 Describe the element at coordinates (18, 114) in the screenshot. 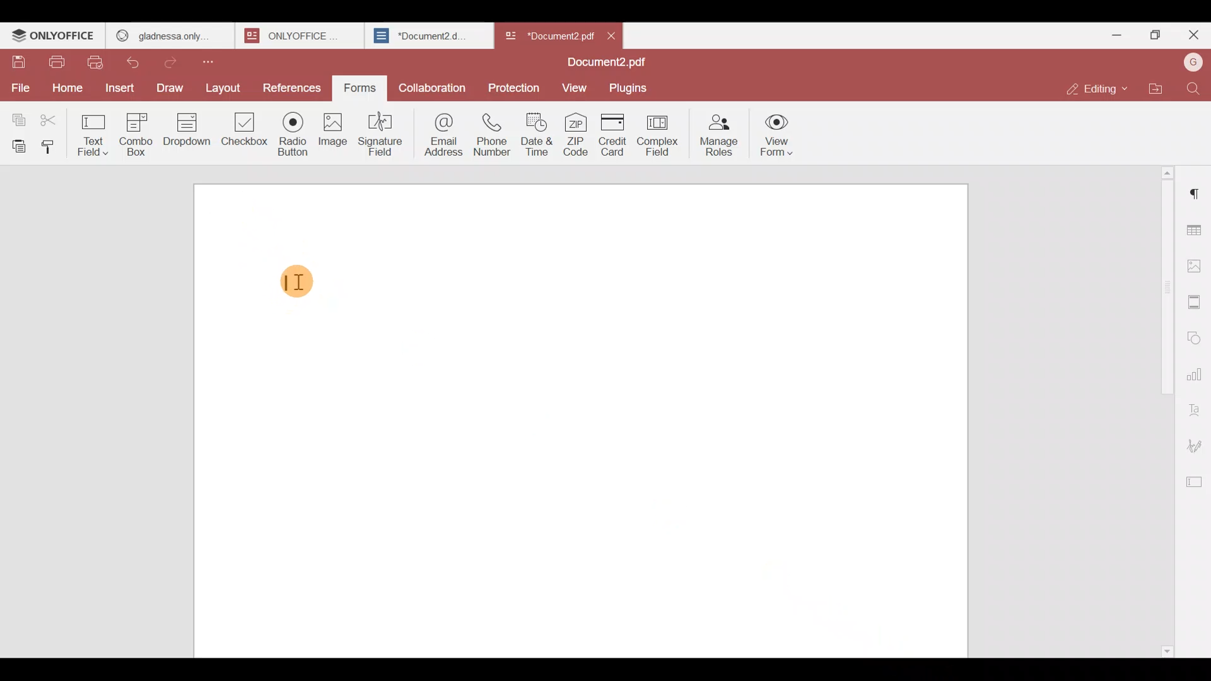

I see `Copy` at that location.